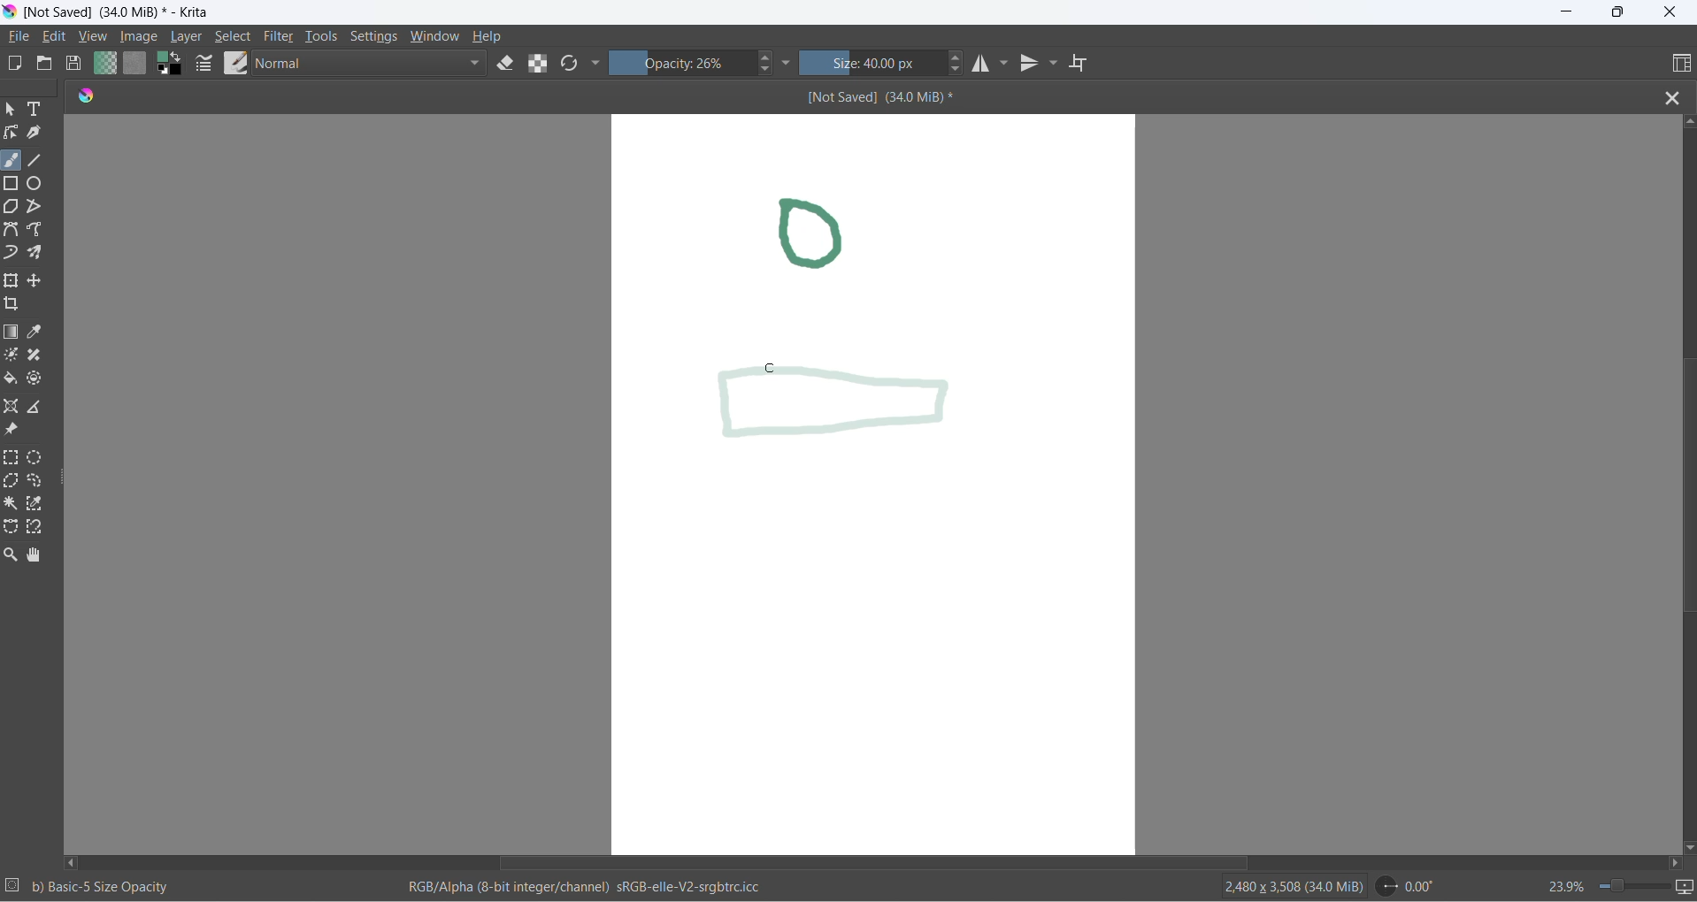  I want to click on pan tool, so click(36, 552).